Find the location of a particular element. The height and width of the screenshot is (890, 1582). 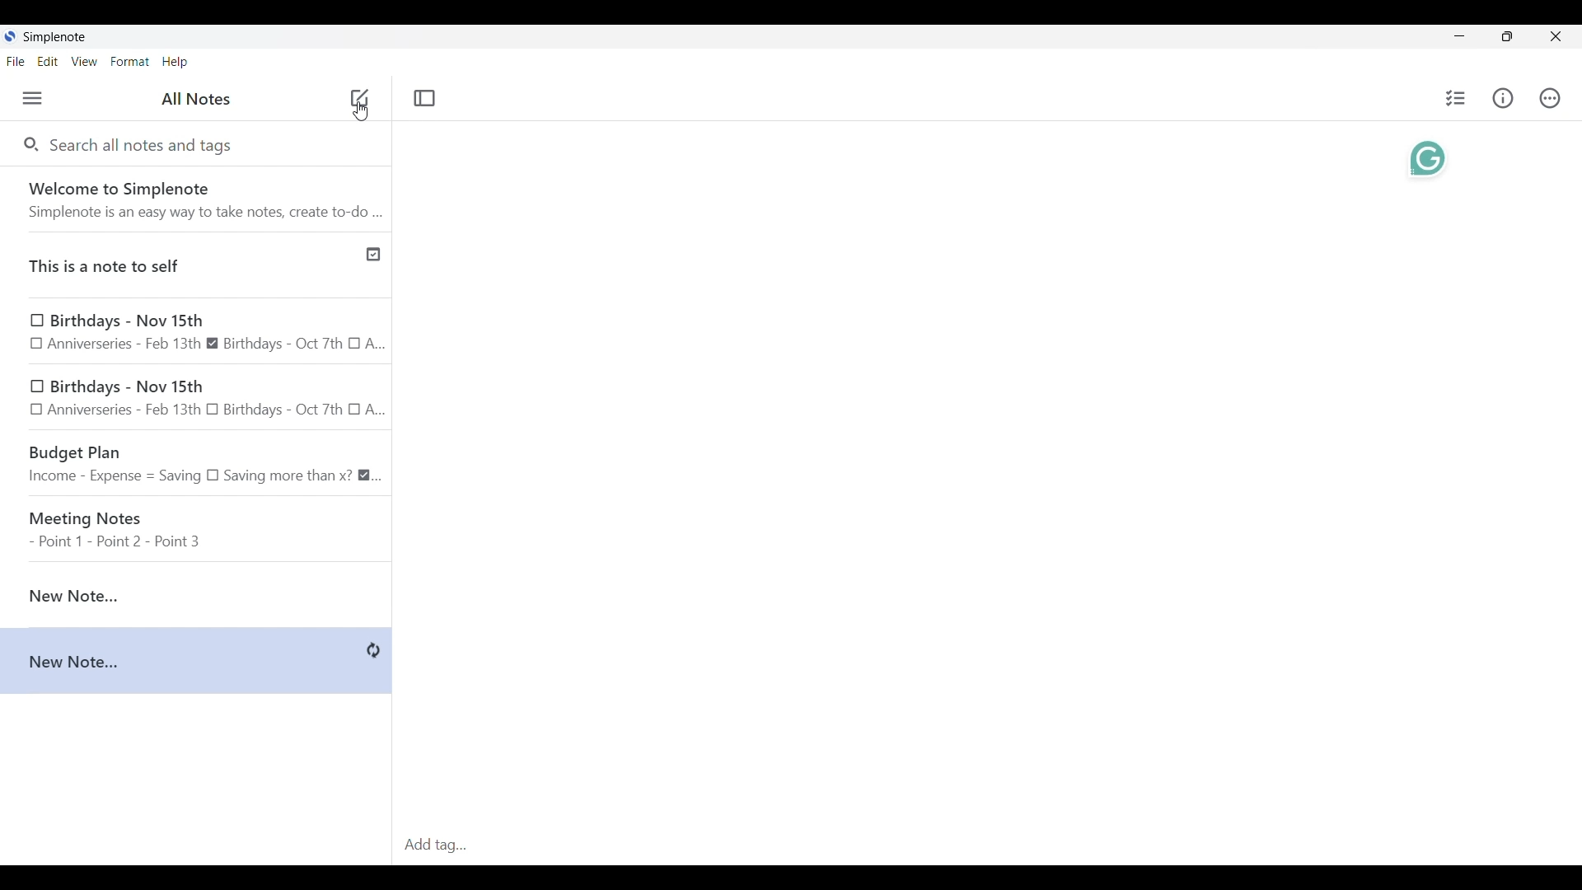

Grammarly extension activated is located at coordinates (1428, 158).